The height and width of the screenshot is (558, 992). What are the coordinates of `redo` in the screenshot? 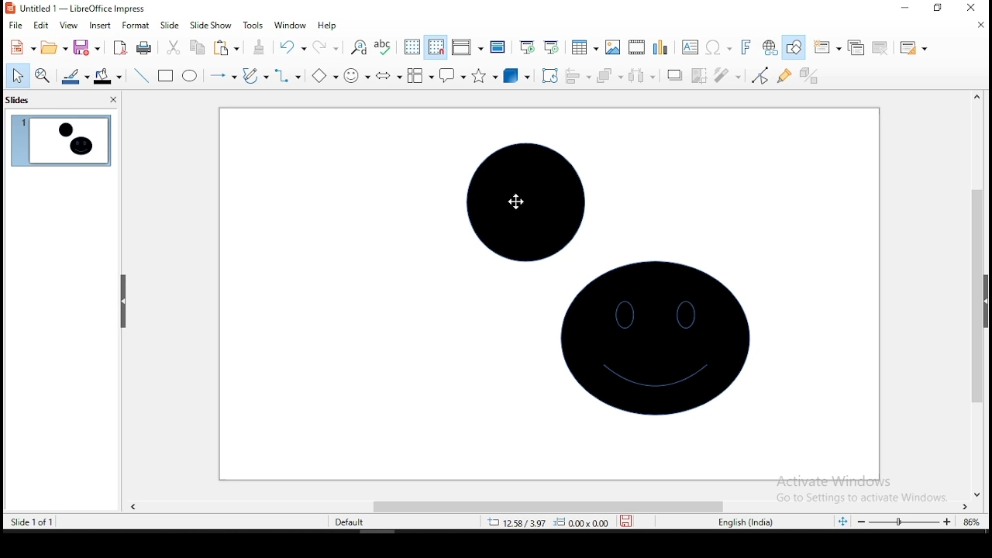 It's located at (327, 47).